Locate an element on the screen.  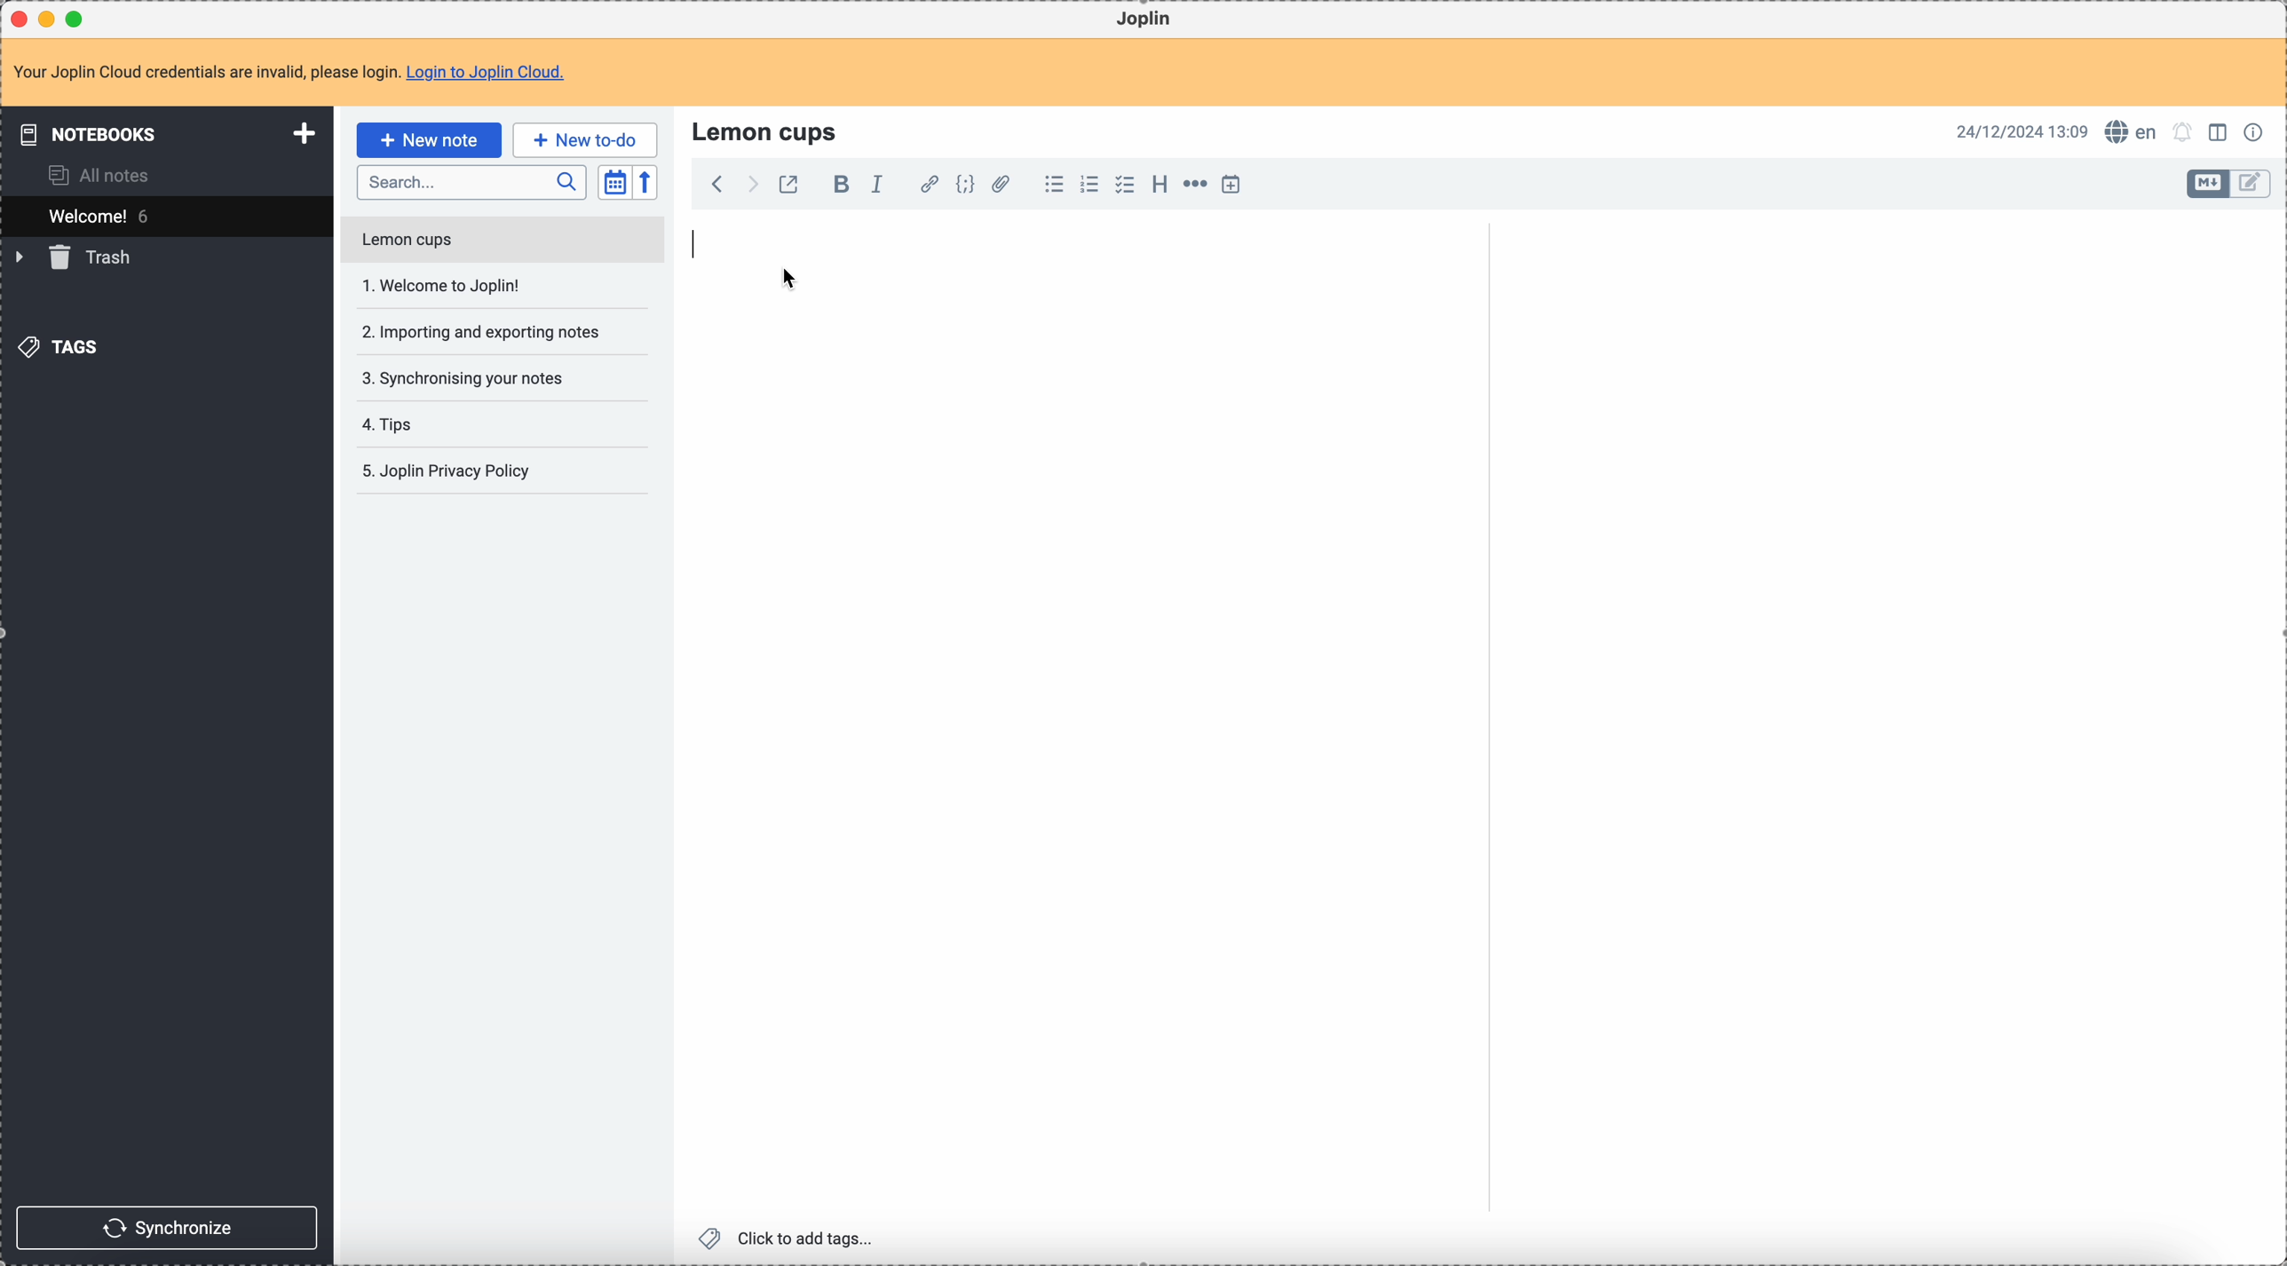
Joplin privacy policy note is located at coordinates (450, 471).